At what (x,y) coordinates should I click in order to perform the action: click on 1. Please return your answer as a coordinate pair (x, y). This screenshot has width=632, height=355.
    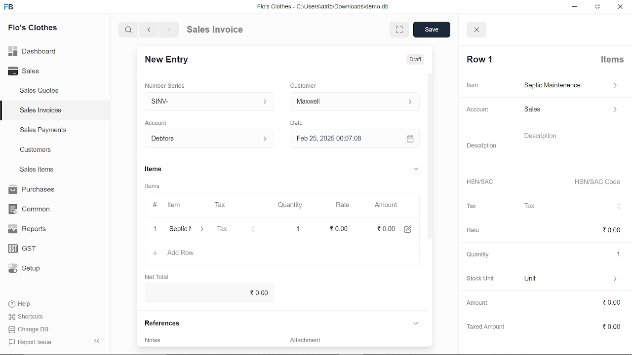
    Looking at the image, I should click on (297, 227).